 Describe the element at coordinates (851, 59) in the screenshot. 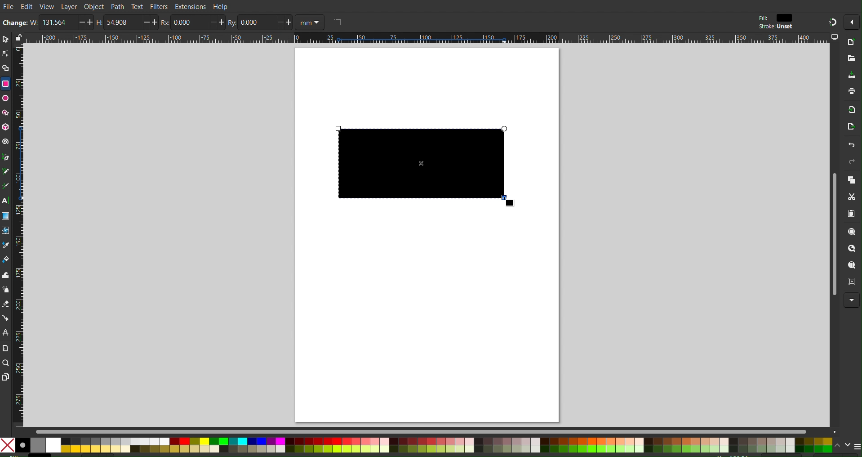

I see `Open` at that location.